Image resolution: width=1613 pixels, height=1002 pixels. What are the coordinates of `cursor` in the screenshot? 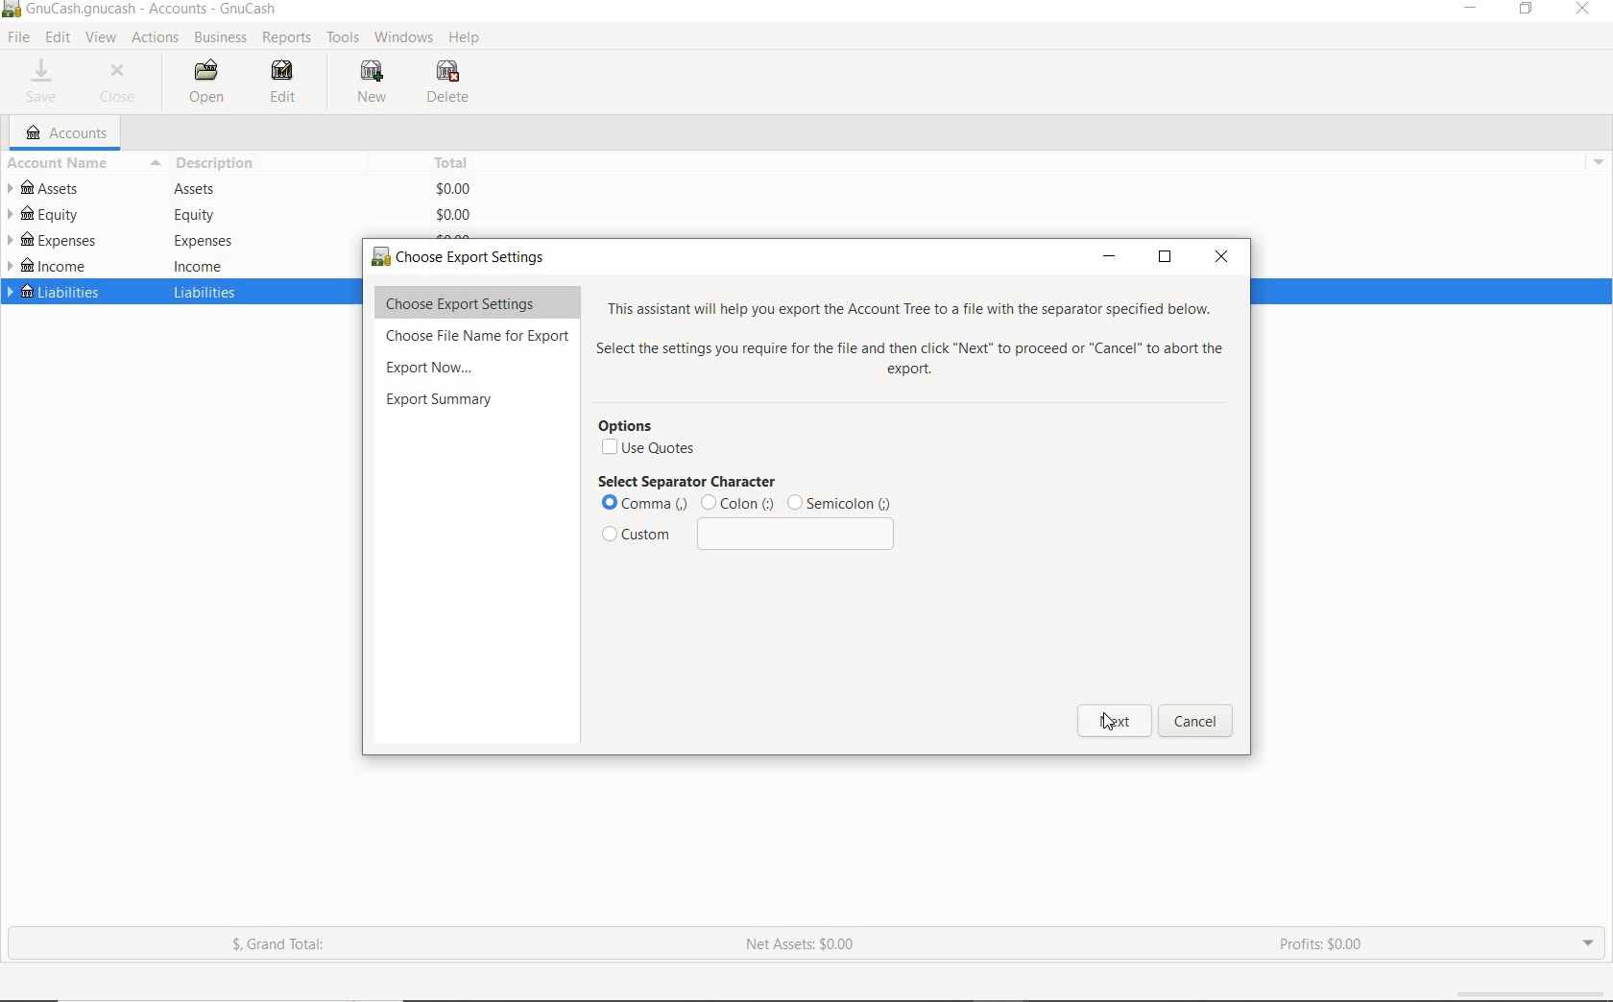 It's located at (1106, 724).